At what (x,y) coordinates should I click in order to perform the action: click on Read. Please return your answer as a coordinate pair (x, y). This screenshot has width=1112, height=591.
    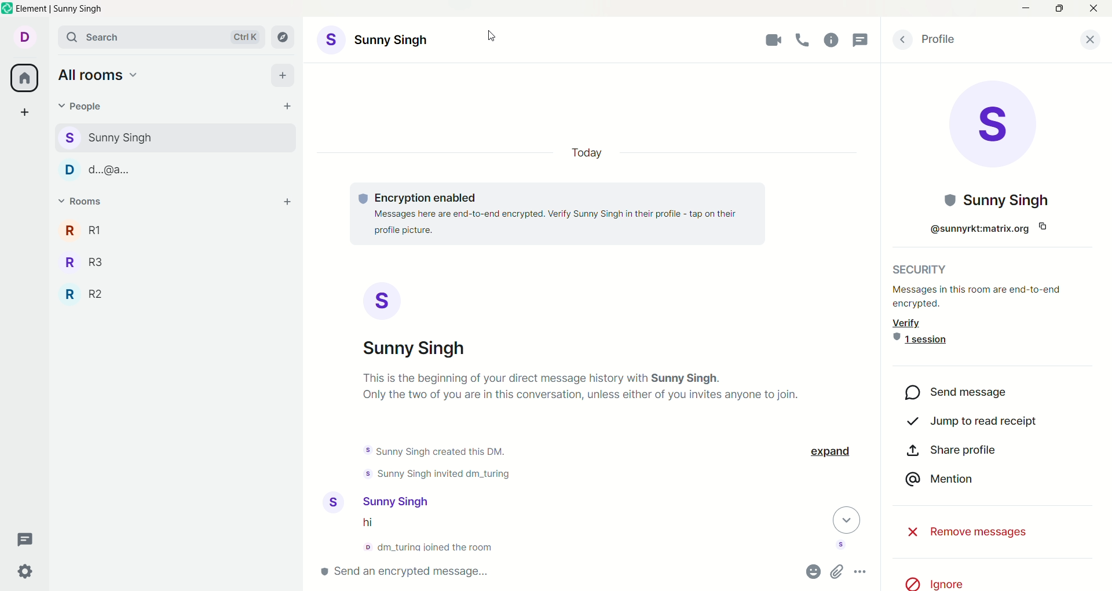
    Looking at the image, I should click on (841, 546).